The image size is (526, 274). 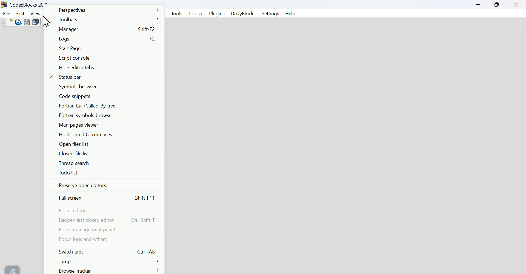 What do you see at coordinates (18, 22) in the screenshot?
I see `Open file` at bounding box center [18, 22].